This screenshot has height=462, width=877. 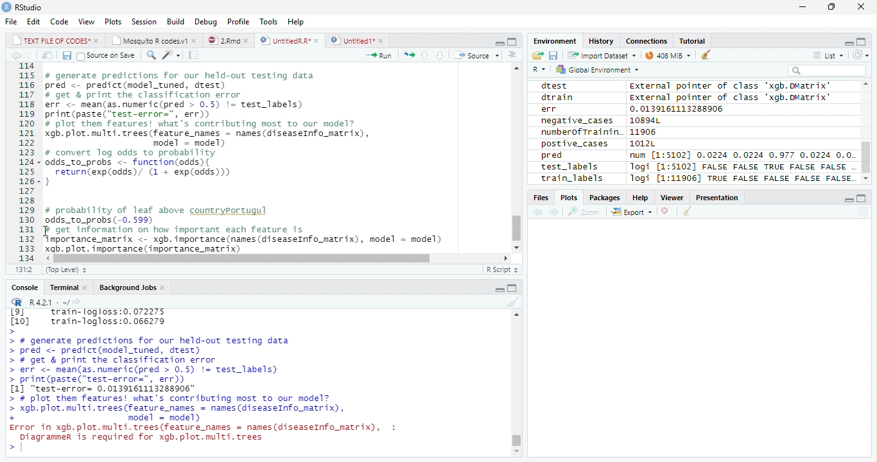 I want to click on negative_cases, so click(x=578, y=121).